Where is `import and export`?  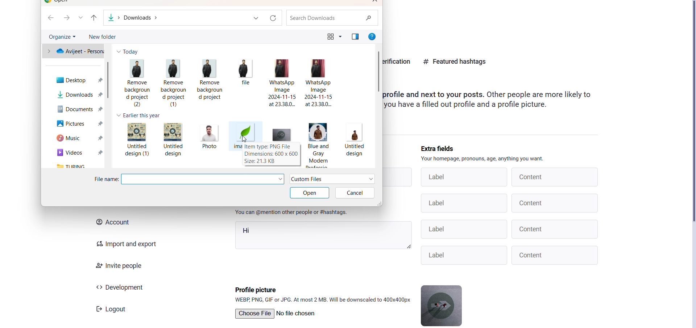 import and export is located at coordinates (123, 244).